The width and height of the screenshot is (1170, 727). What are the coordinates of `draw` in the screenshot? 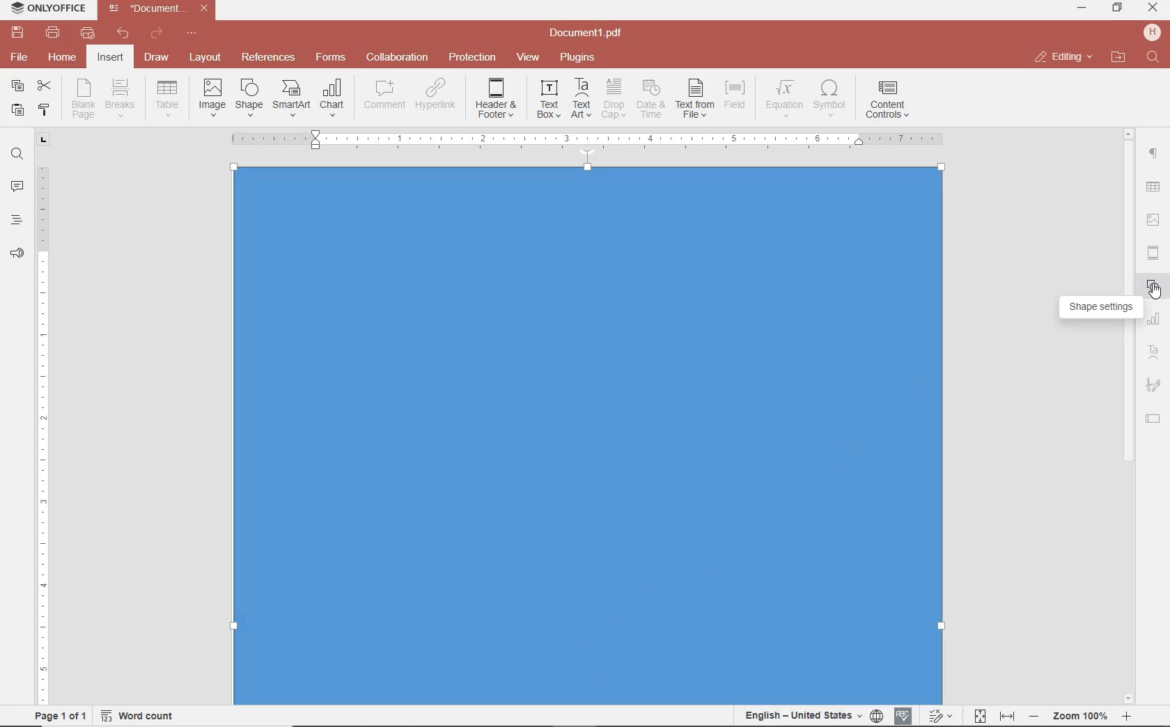 It's located at (157, 56).